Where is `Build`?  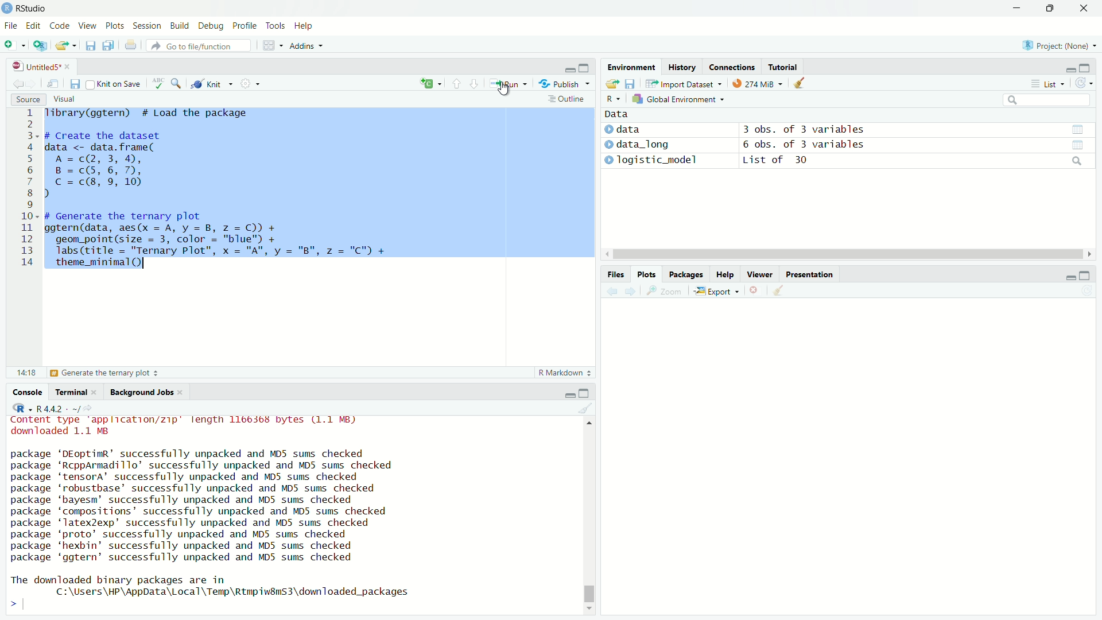 Build is located at coordinates (177, 25).